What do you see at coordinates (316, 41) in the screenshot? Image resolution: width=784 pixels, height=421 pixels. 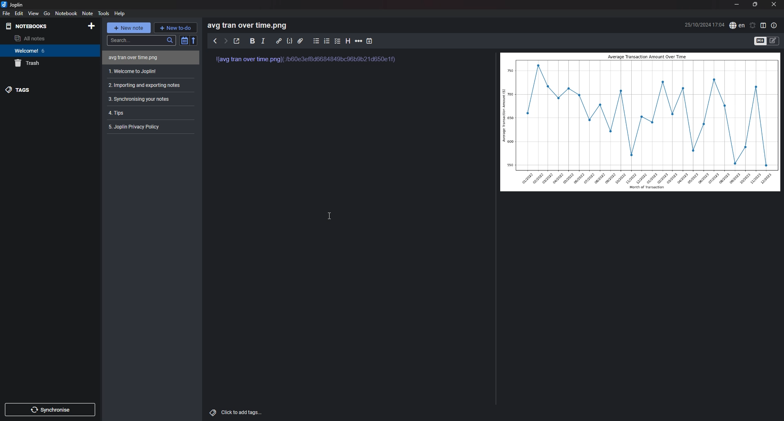 I see `bulleted list` at bounding box center [316, 41].